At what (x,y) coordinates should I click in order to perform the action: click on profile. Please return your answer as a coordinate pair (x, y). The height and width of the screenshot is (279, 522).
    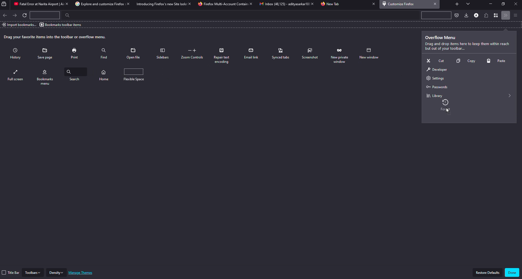
    Looking at the image, I should click on (476, 15).